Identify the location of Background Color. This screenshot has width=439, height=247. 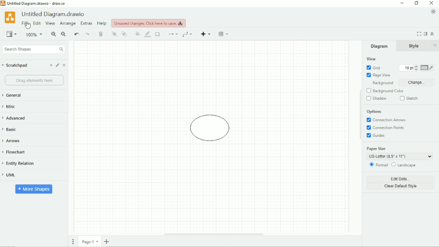
(385, 91).